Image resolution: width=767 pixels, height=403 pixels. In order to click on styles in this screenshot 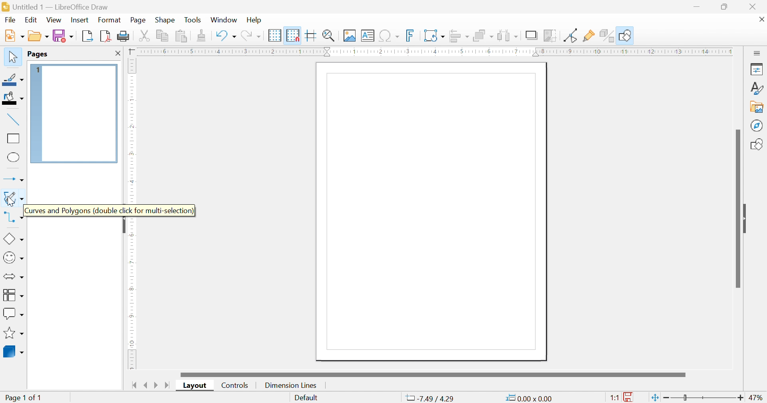, I will do `click(757, 88)`.